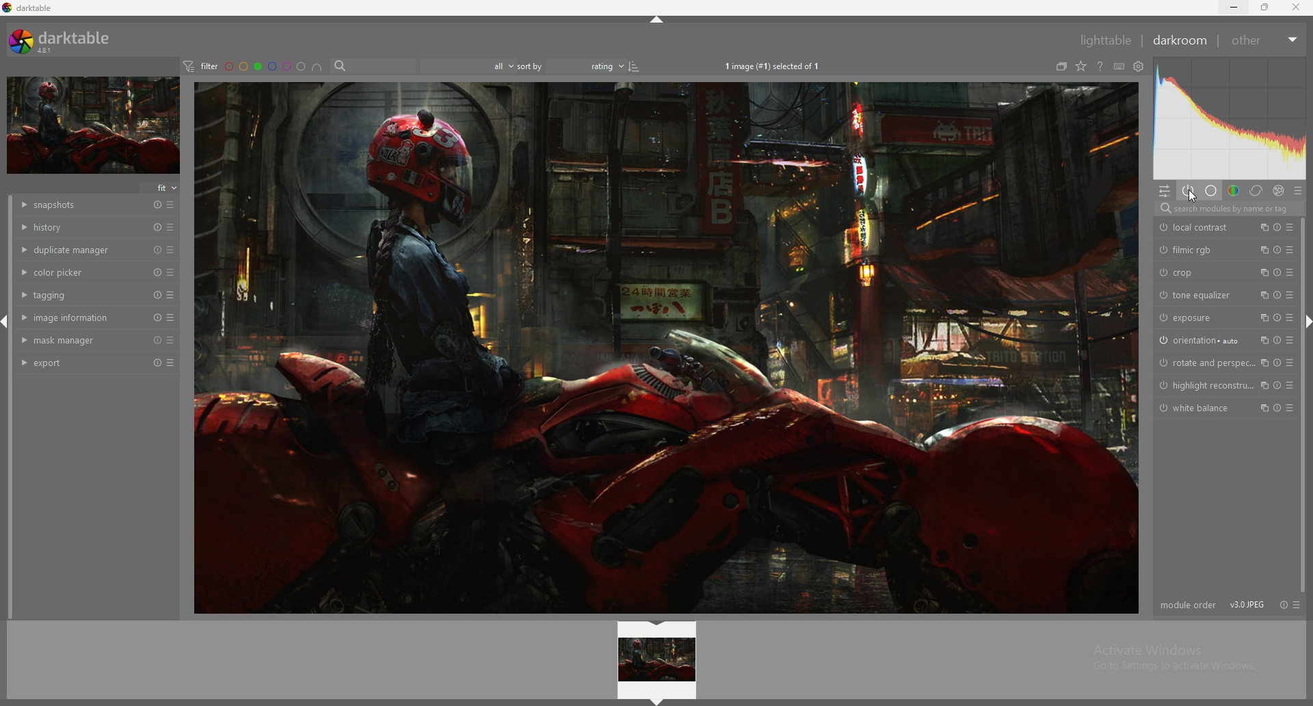 The image size is (1313, 706). Describe the element at coordinates (1276, 363) in the screenshot. I see `reset` at that location.